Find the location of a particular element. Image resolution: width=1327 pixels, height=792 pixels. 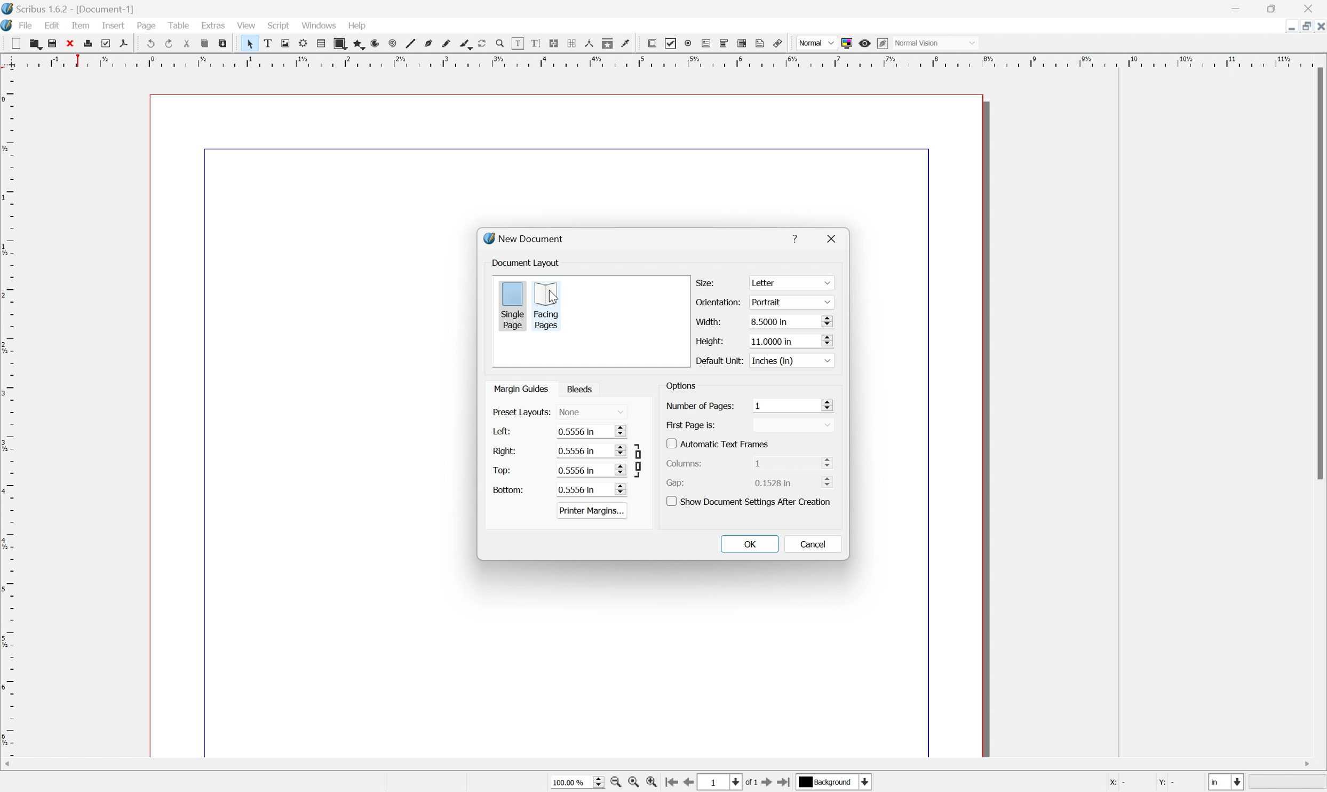

height: is located at coordinates (708, 340).